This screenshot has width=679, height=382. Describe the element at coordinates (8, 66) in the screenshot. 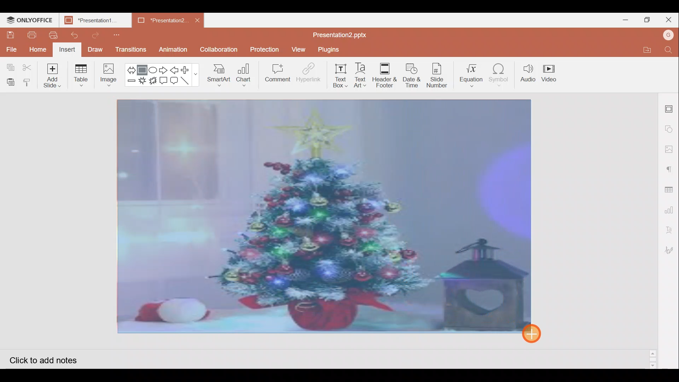

I see `Copy` at that location.